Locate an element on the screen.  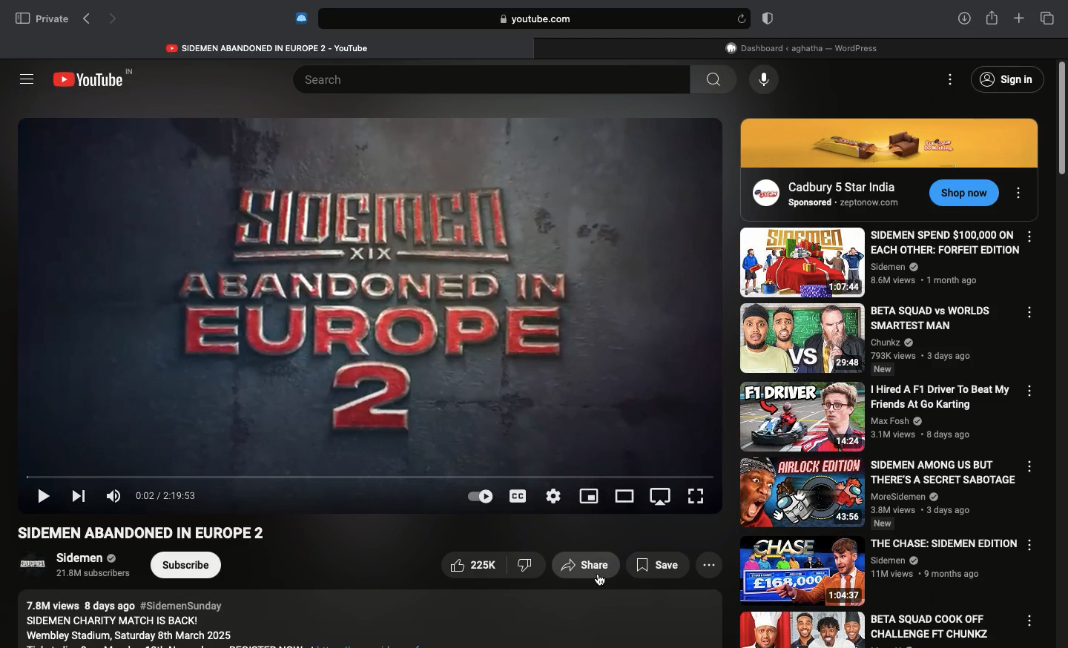
refresh is located at coordinates (740, 19).